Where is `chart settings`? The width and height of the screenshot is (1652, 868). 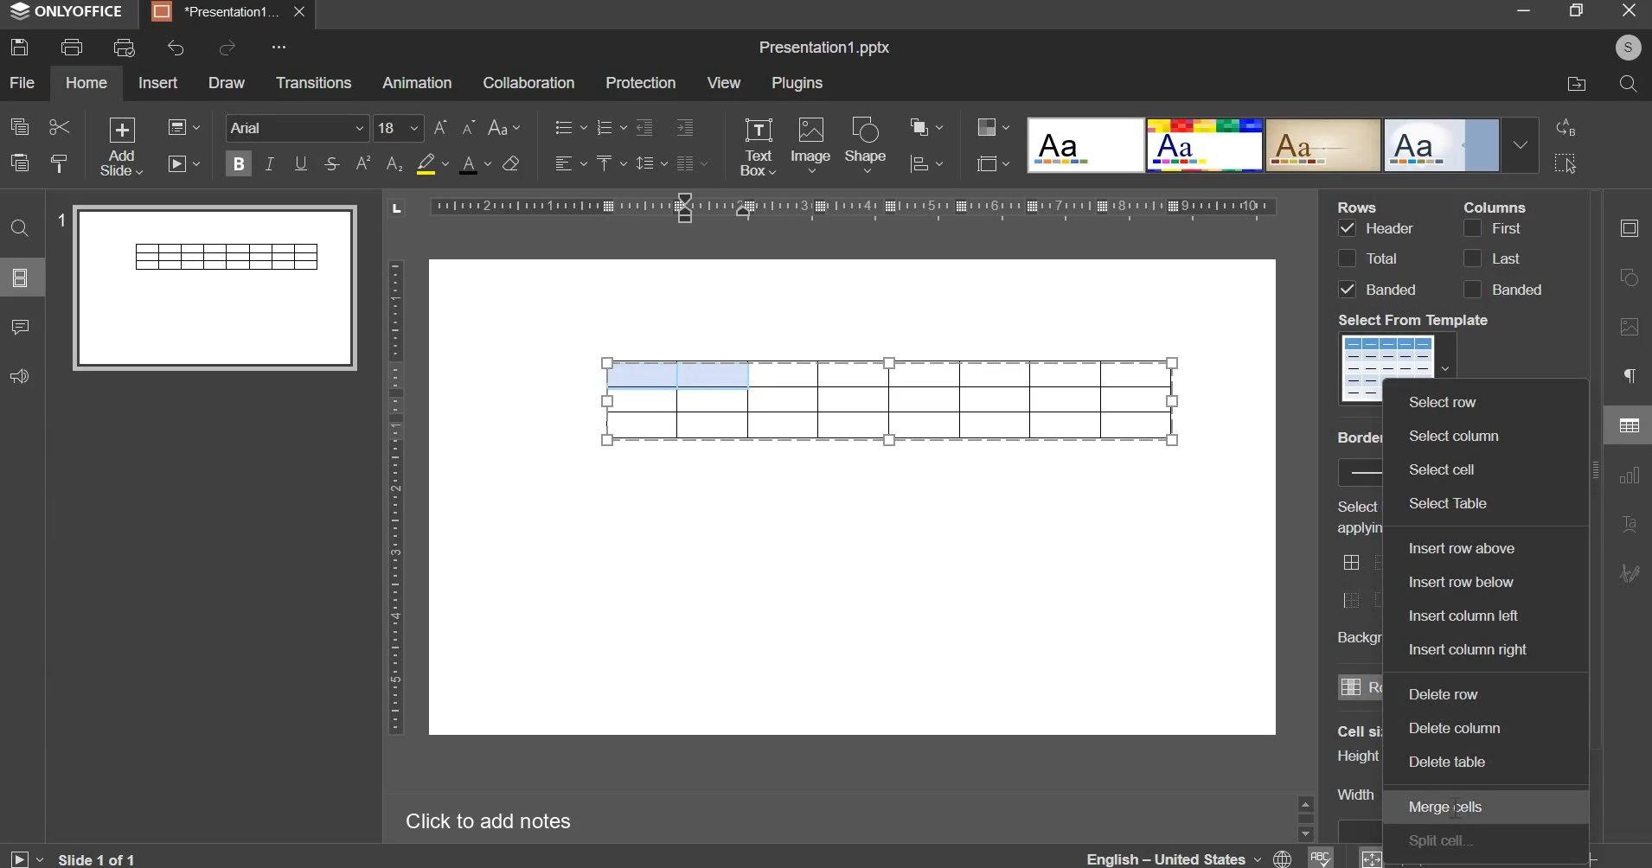 chart settings is located at coordinates (926, 163).